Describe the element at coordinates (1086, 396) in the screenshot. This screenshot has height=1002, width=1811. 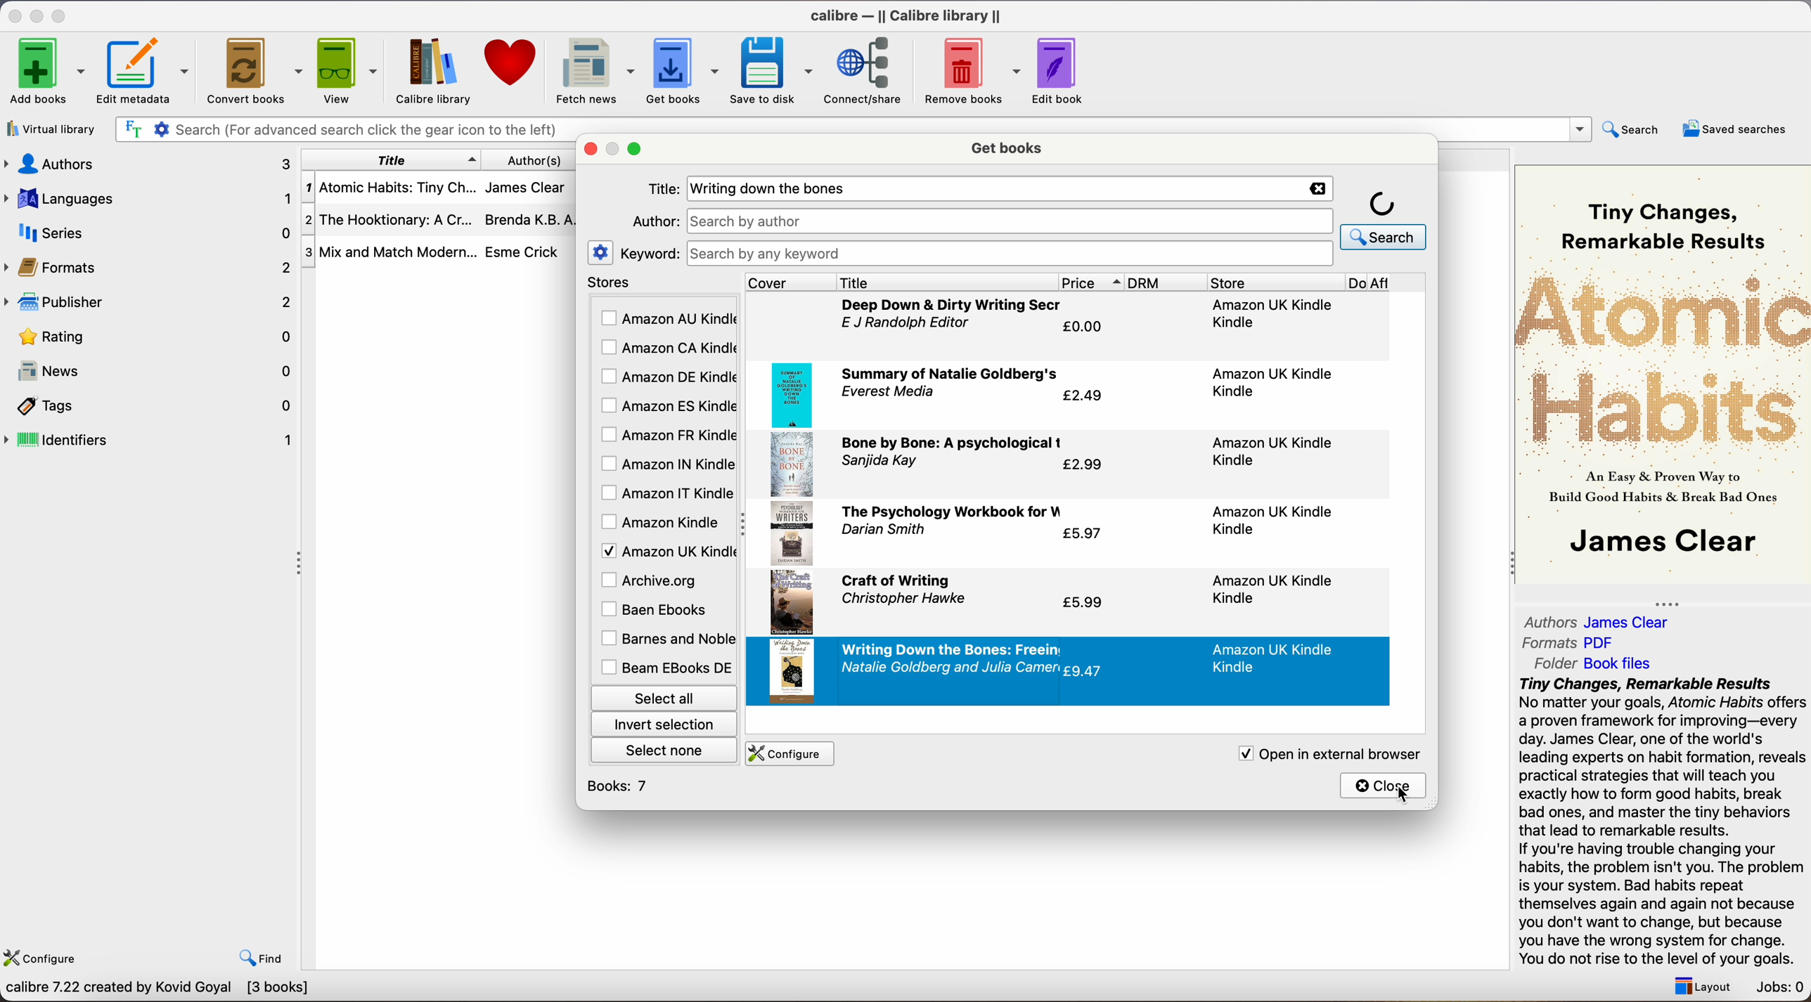
I see `€2.49` at that location.